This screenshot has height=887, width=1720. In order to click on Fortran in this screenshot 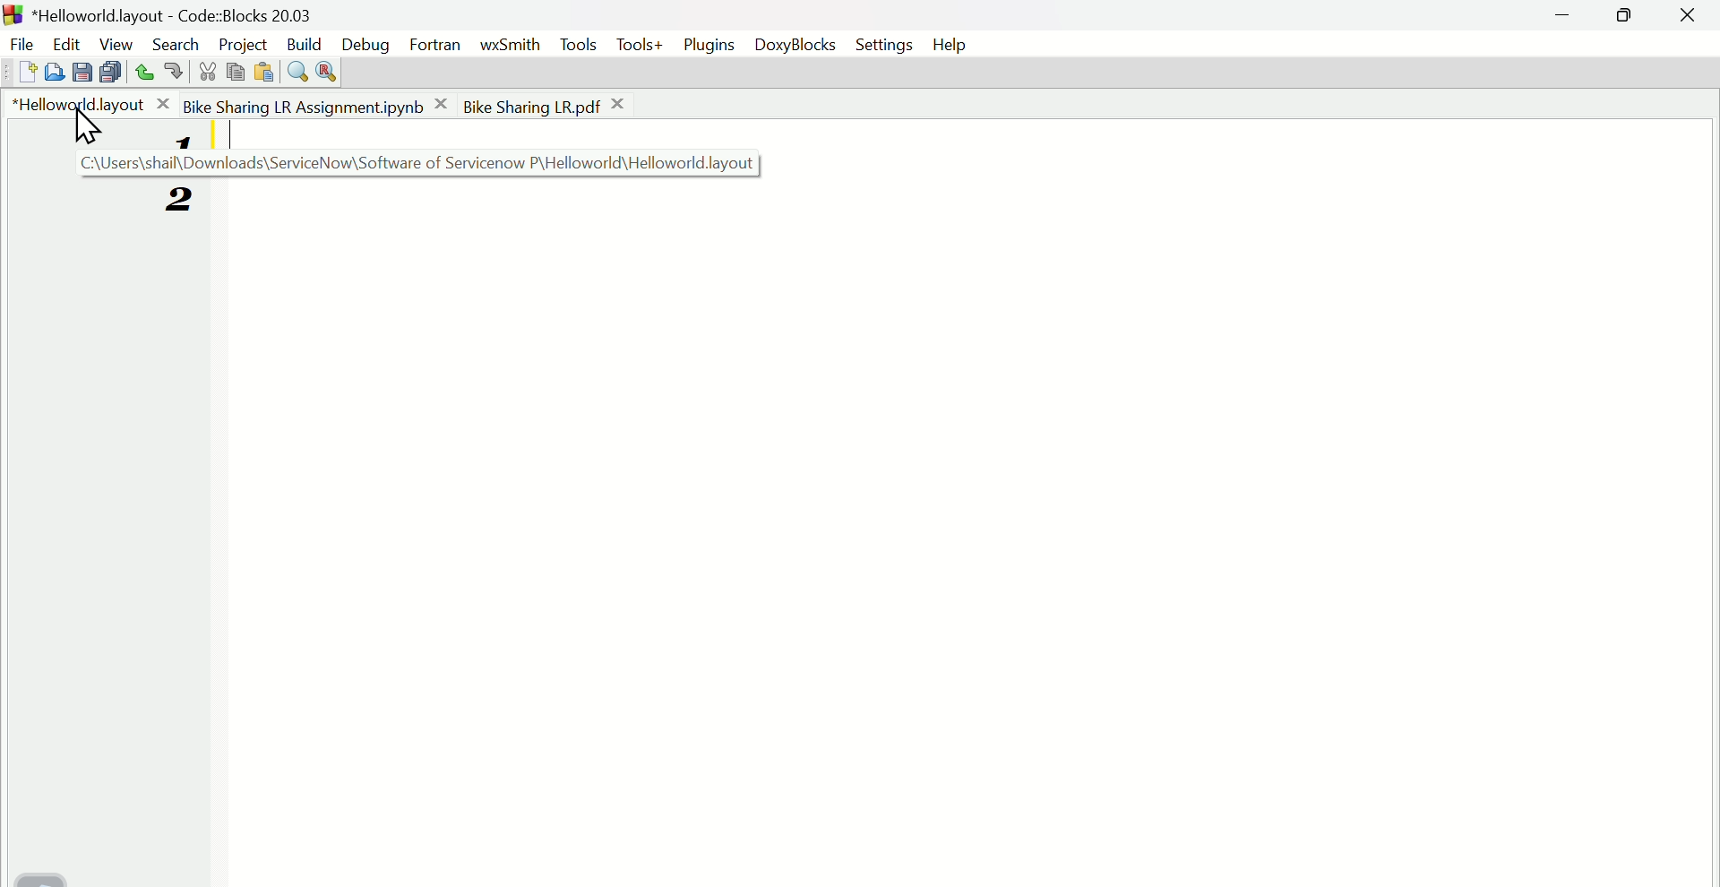, I will do `click(438, 47)`.